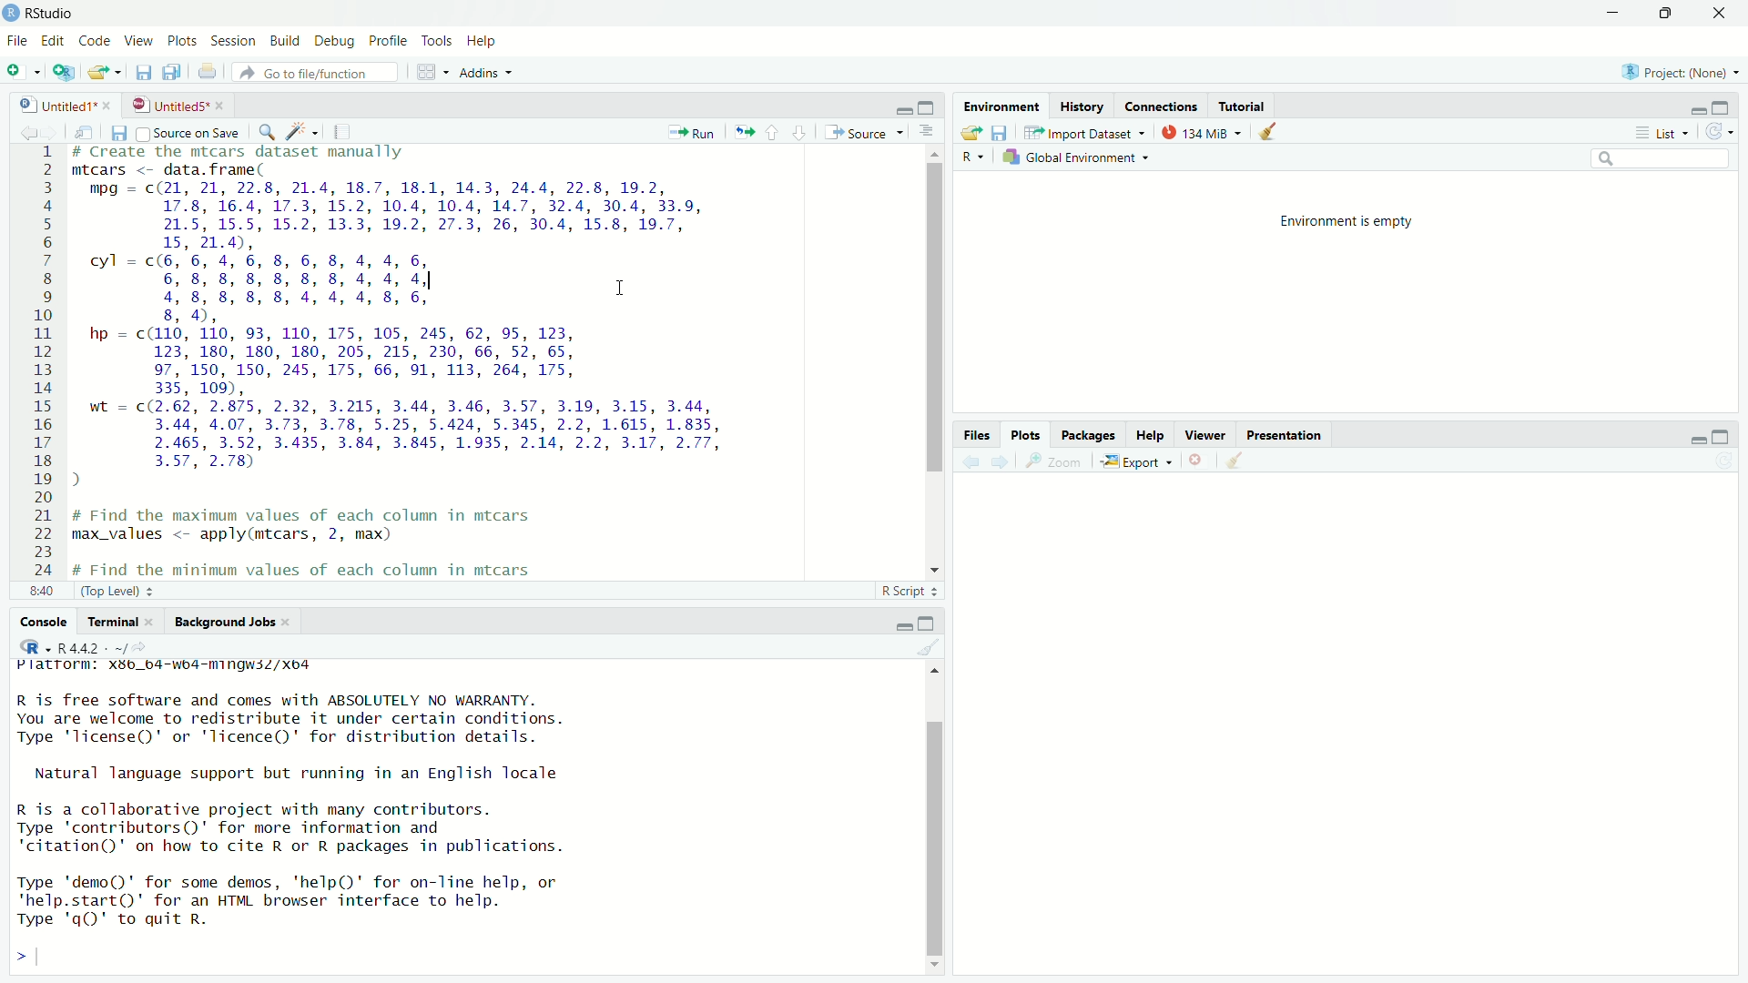  Describe the element at coordinates (44, 12) in the screenshot. I see `) RStudio` at that location.